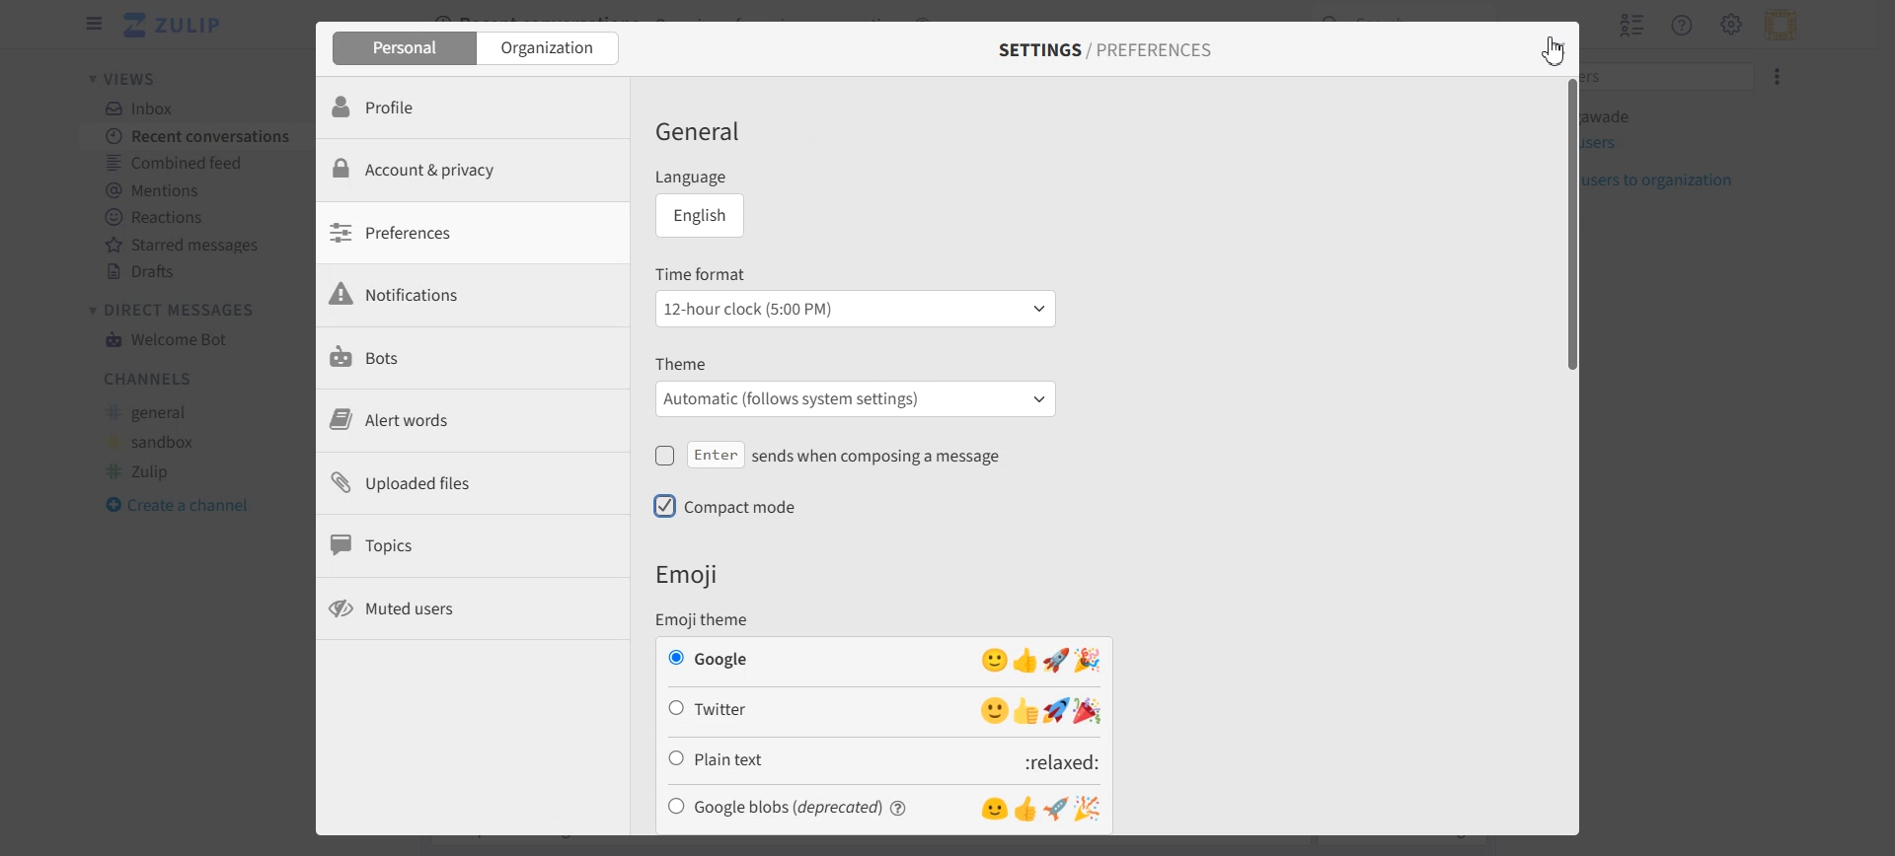 This screenshot has height=856, width=1895. What do you see at coordinates (471, 299) in the screenshot?
I see `Notifications` at bounding box center [471, 299].